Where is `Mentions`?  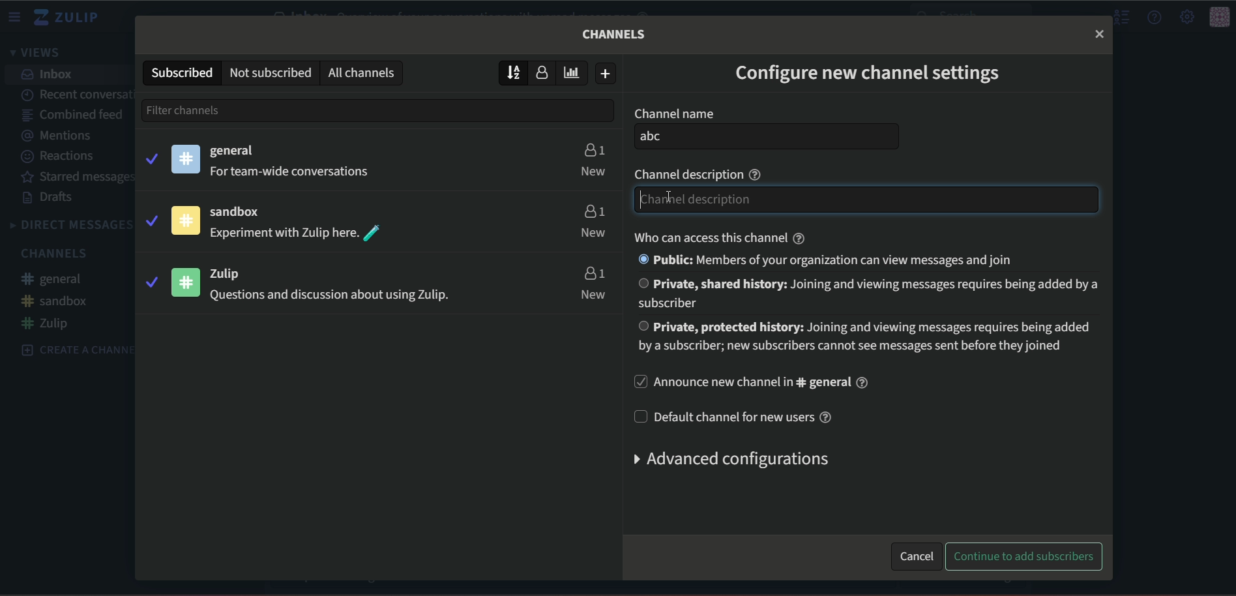
Mentions is located at coordinates (58, 135).